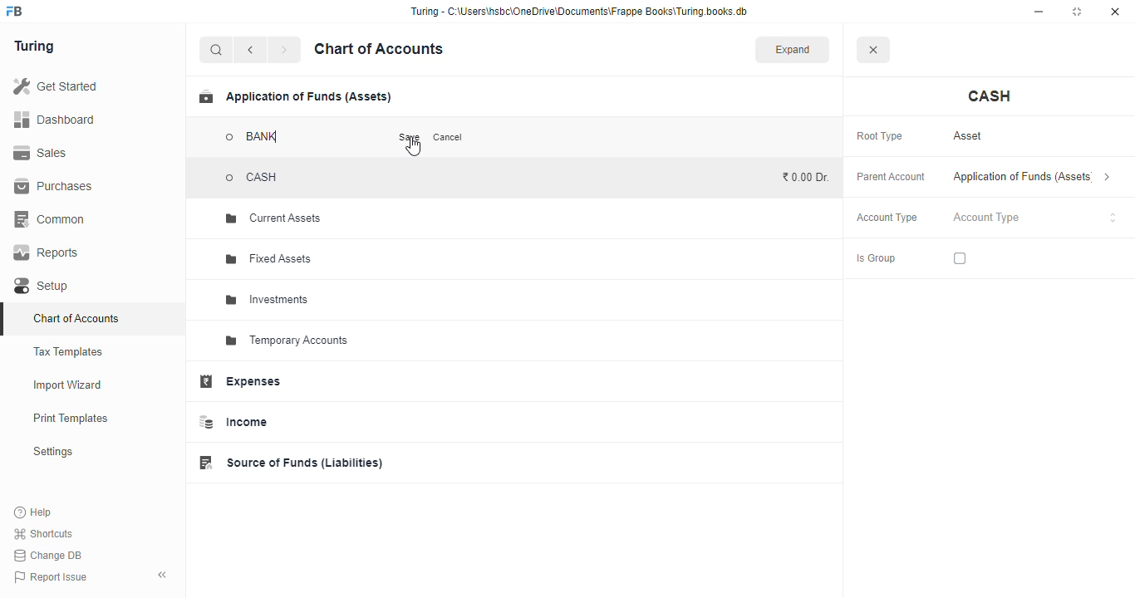  What do you see at coordinates (49, 555) in the screenshot?
I see `change DB` at bounding box center [49, 555].